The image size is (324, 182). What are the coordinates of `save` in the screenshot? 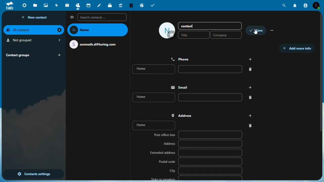 It's located at (257, 31).